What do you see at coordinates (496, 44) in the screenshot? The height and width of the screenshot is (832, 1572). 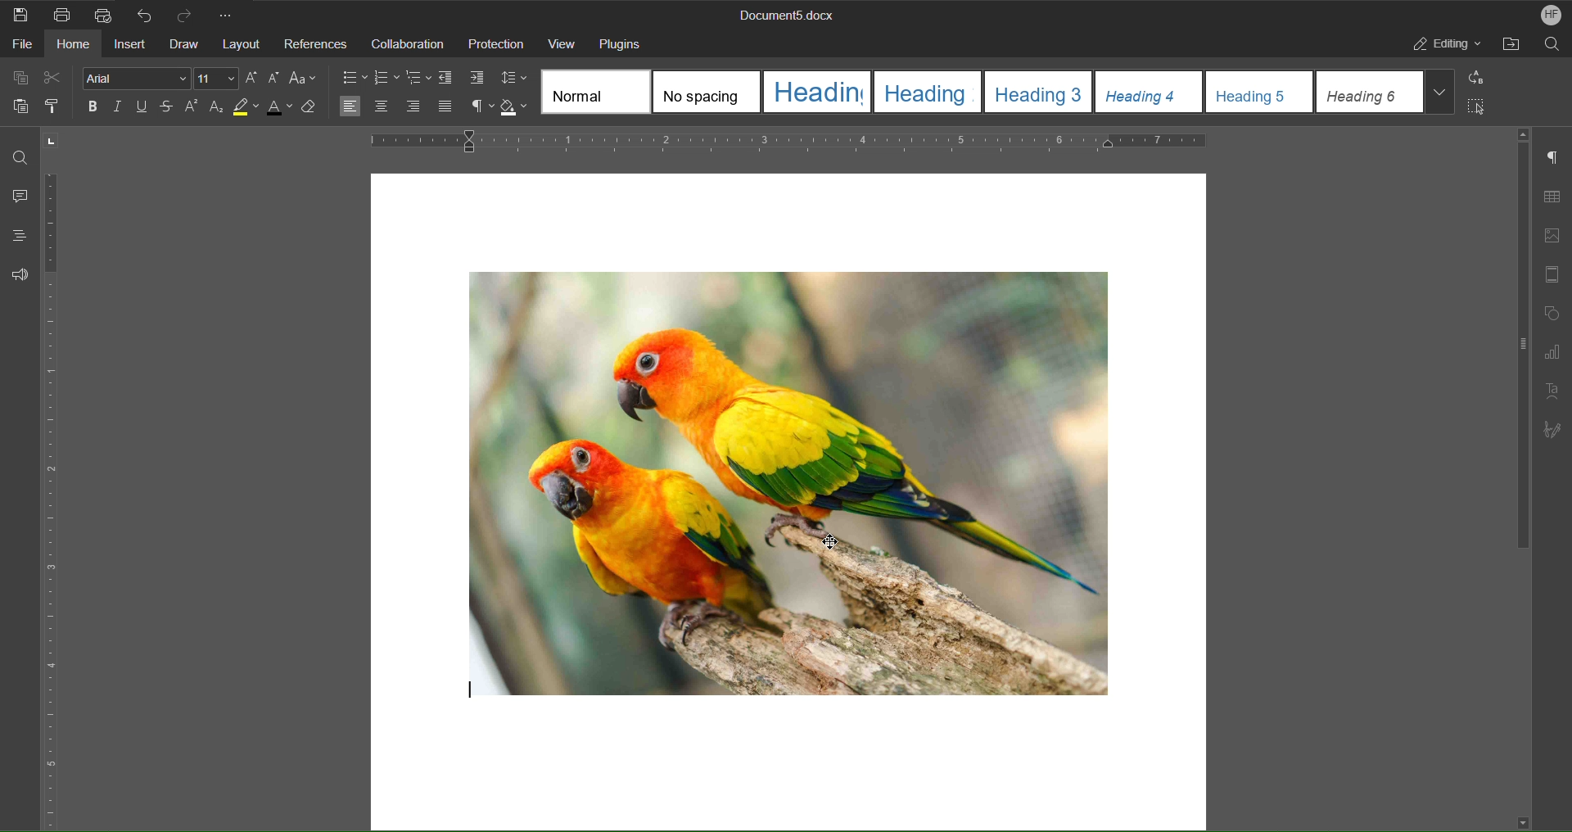 I see `Protection` at bounding box center [496, 44].